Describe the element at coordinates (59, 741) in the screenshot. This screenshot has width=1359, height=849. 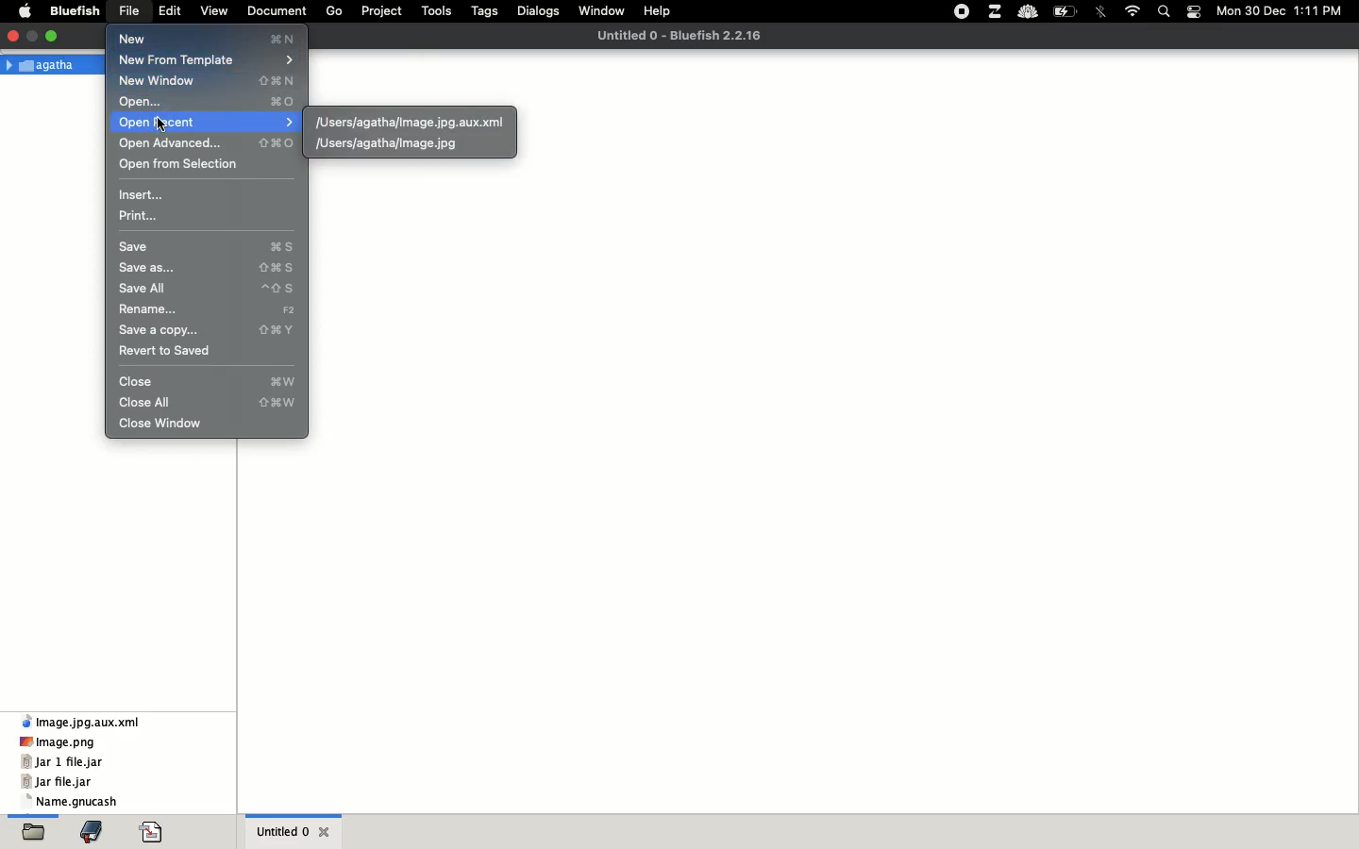
I see `image.png` at that location.